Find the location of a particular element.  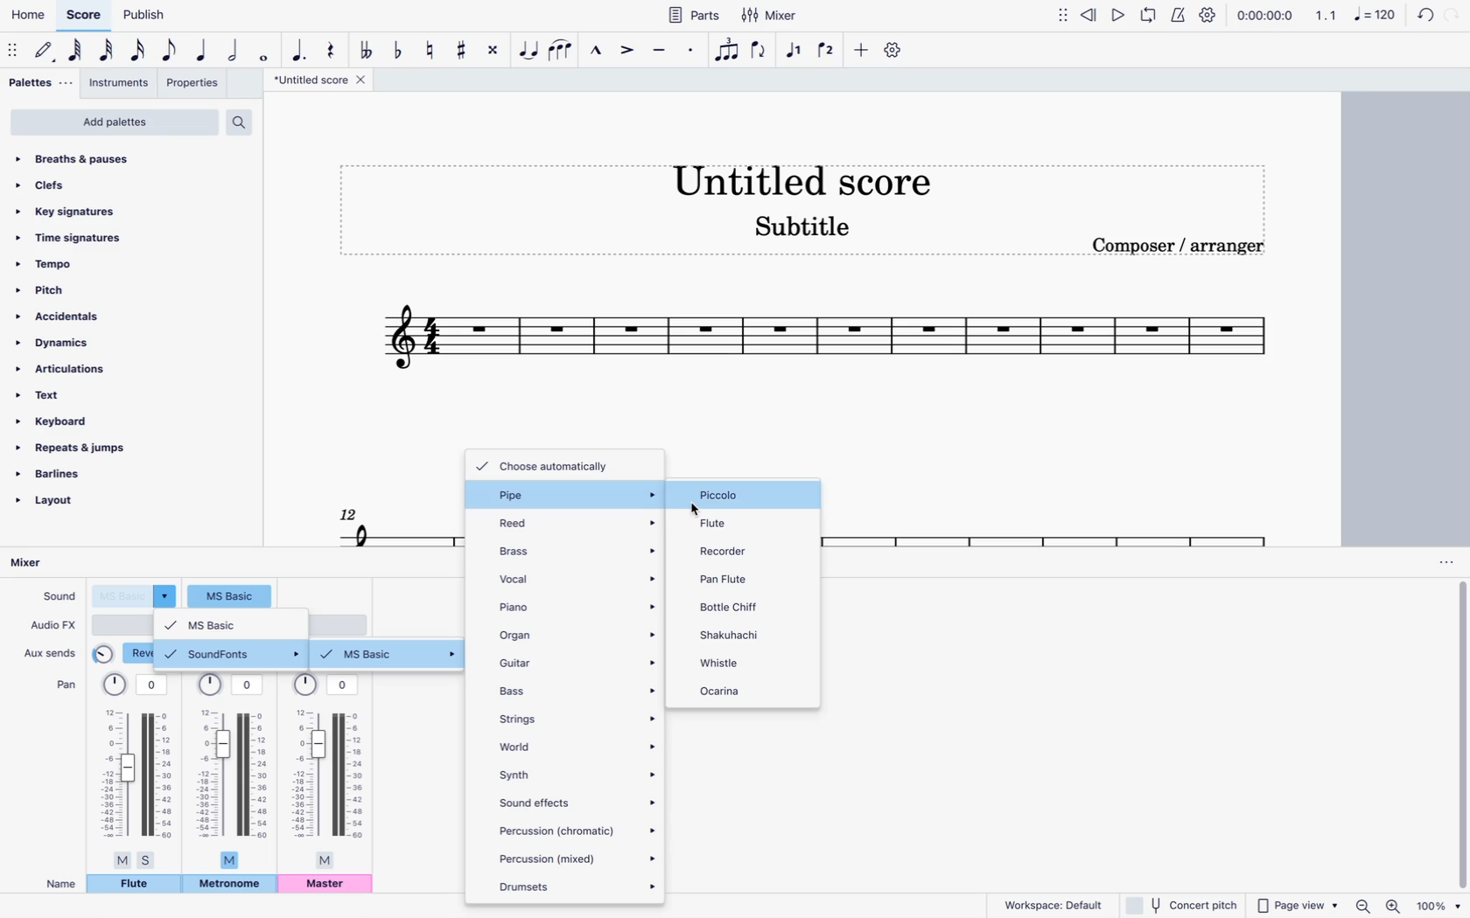

reverb is located at coordinates (123, 653).